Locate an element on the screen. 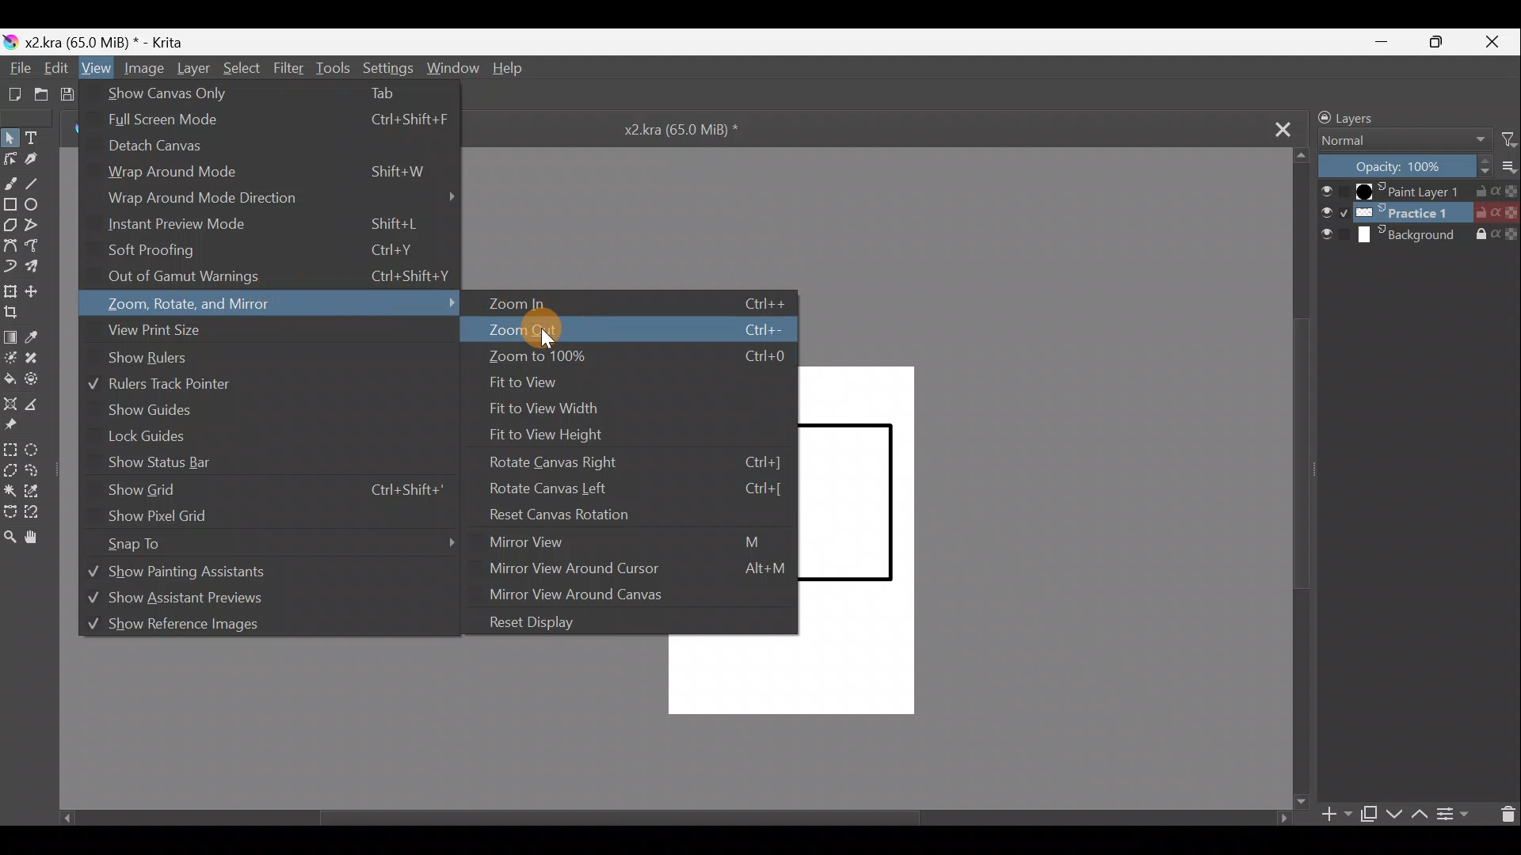  Snap to is located at coordinates (288, 541).